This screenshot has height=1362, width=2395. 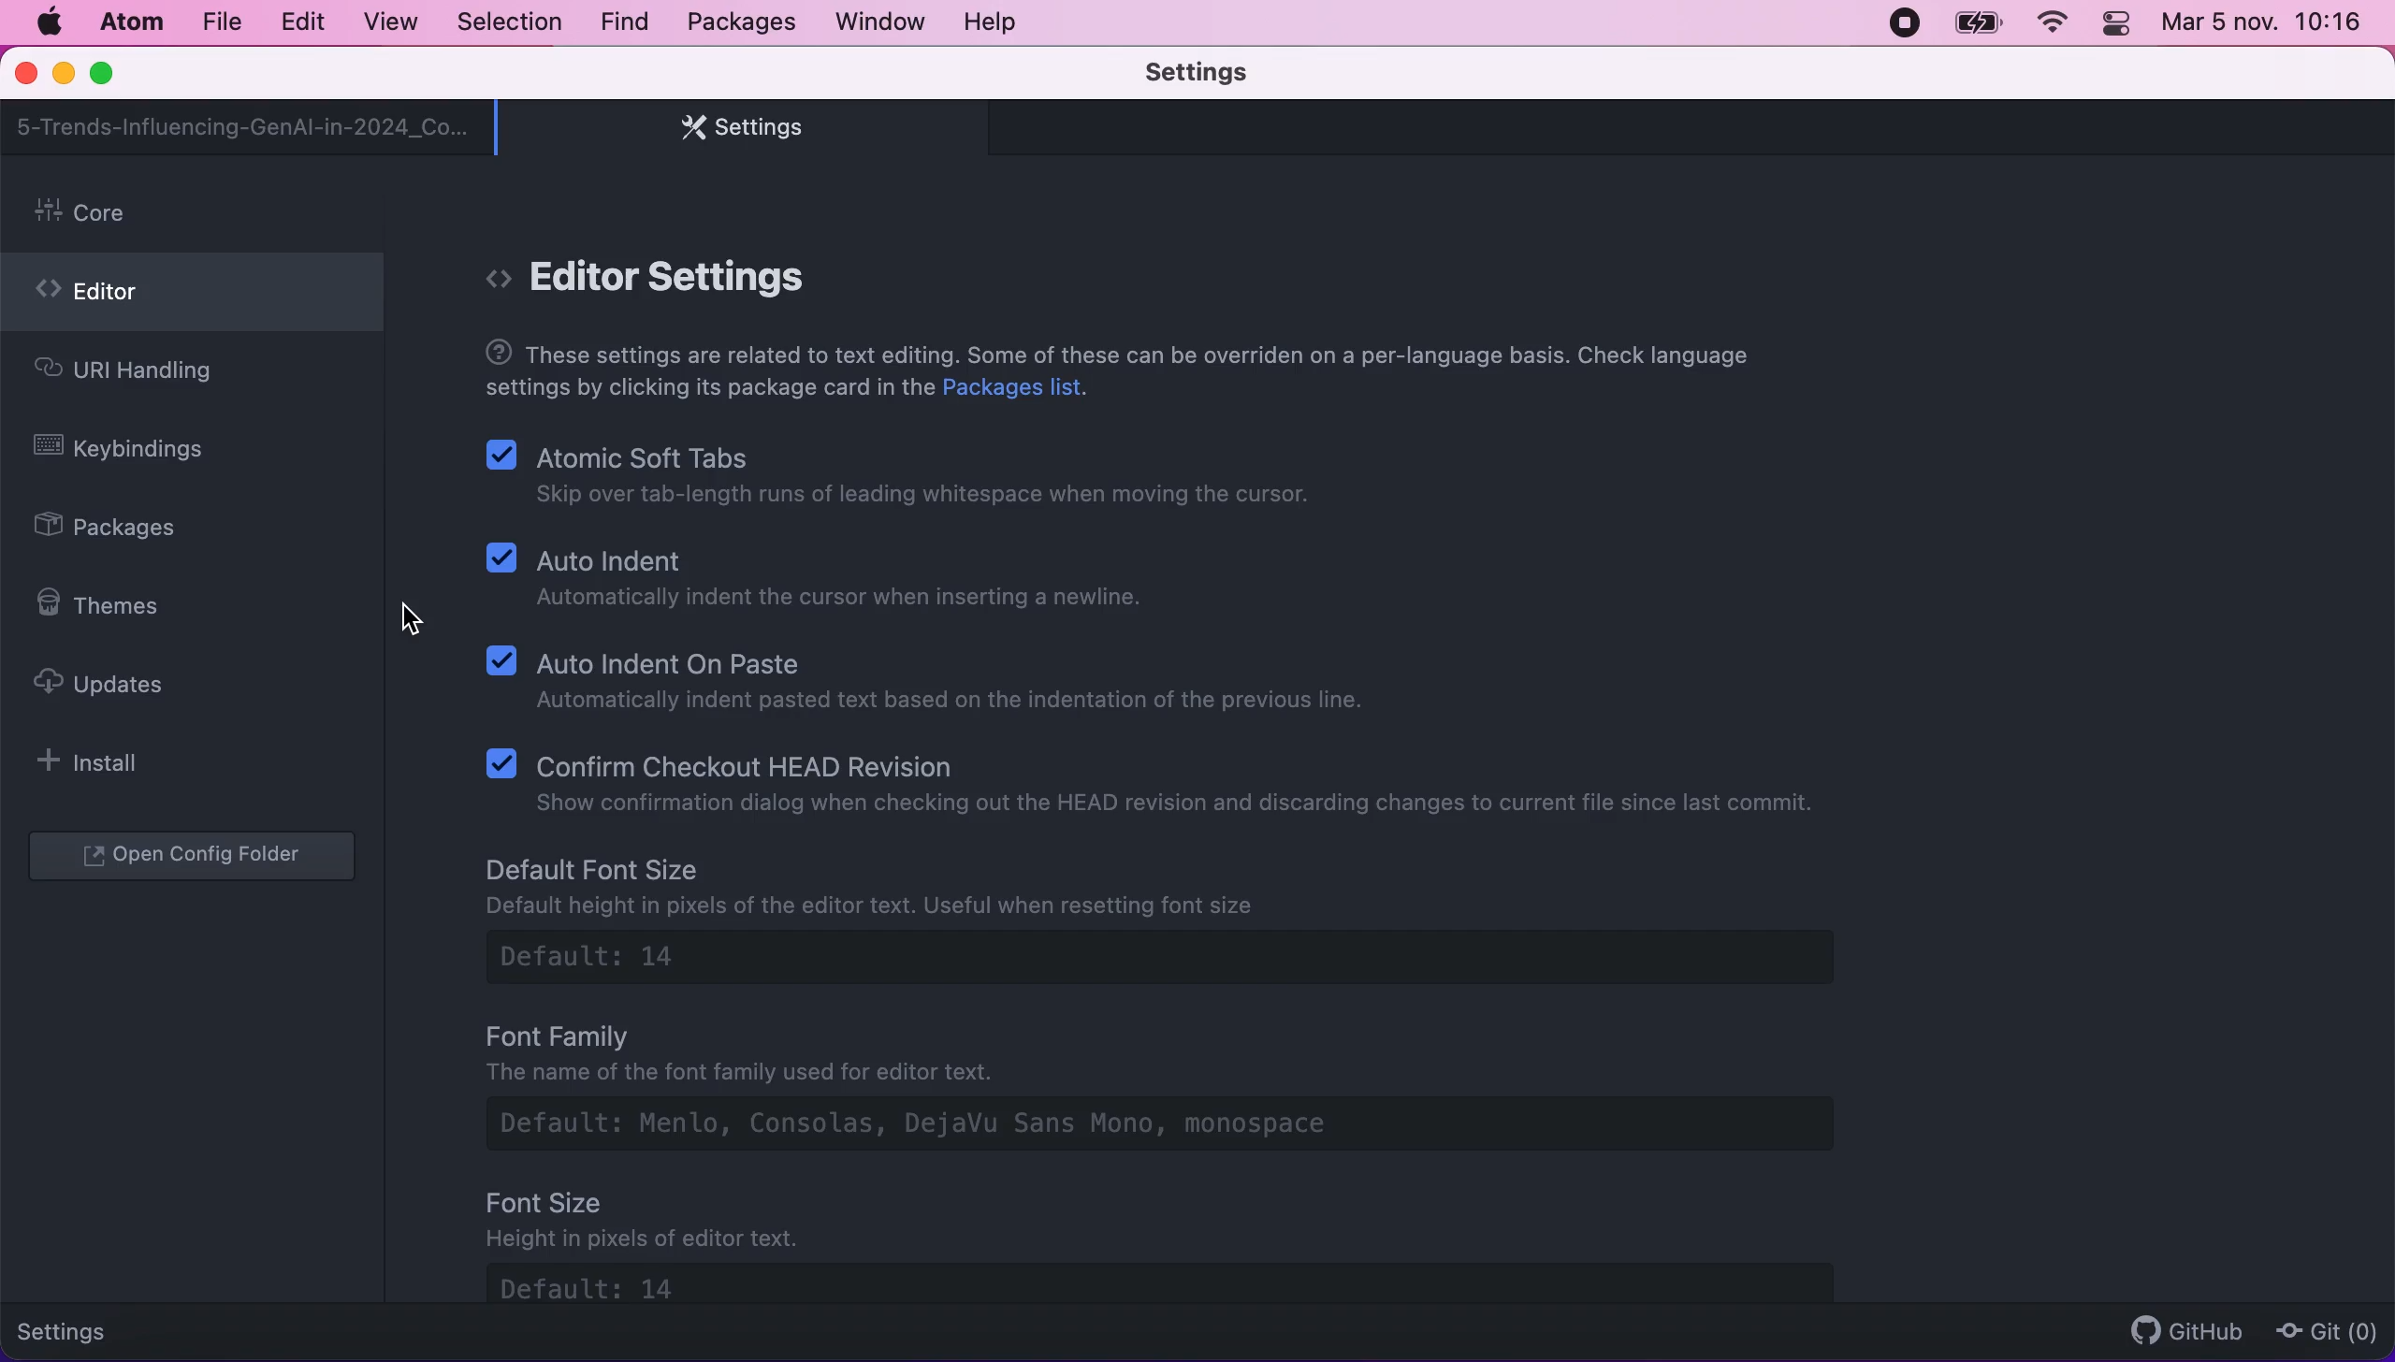 I want to click on settings, so click(x=77, y=1328).